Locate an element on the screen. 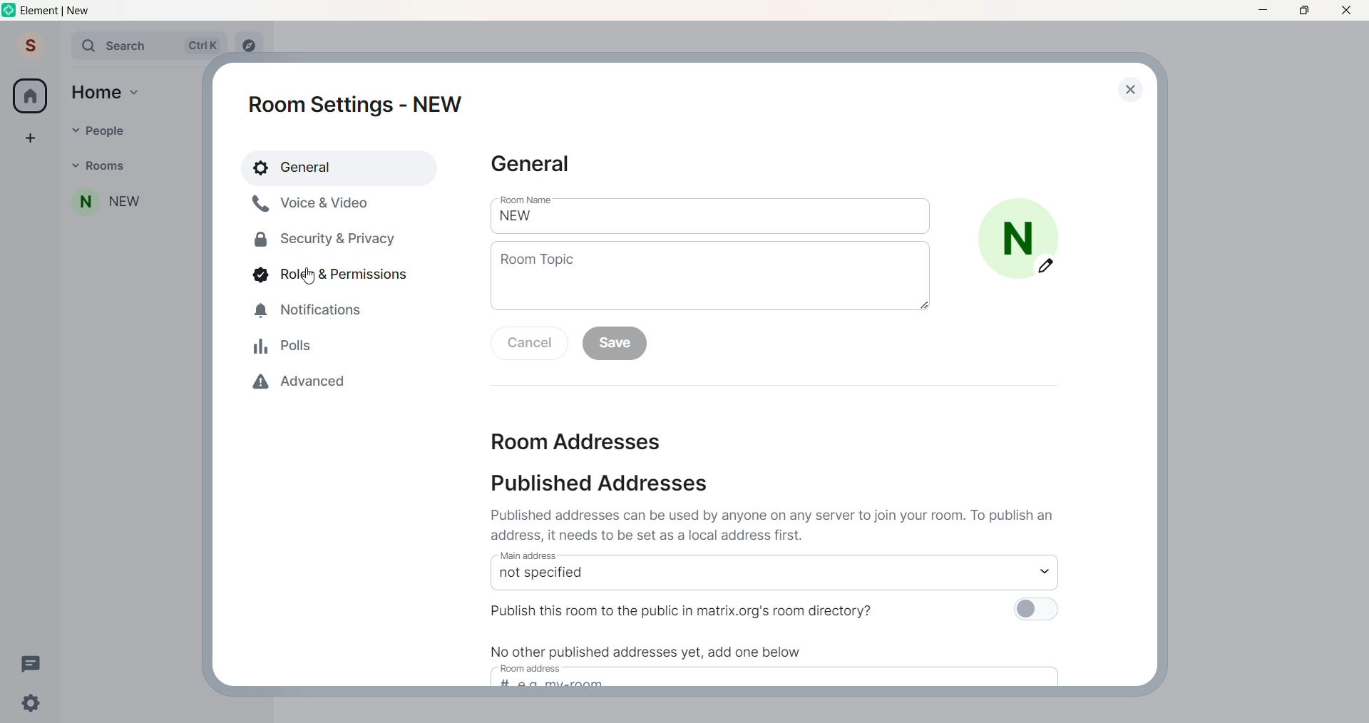  cursor is located at coordinates (308, 276).